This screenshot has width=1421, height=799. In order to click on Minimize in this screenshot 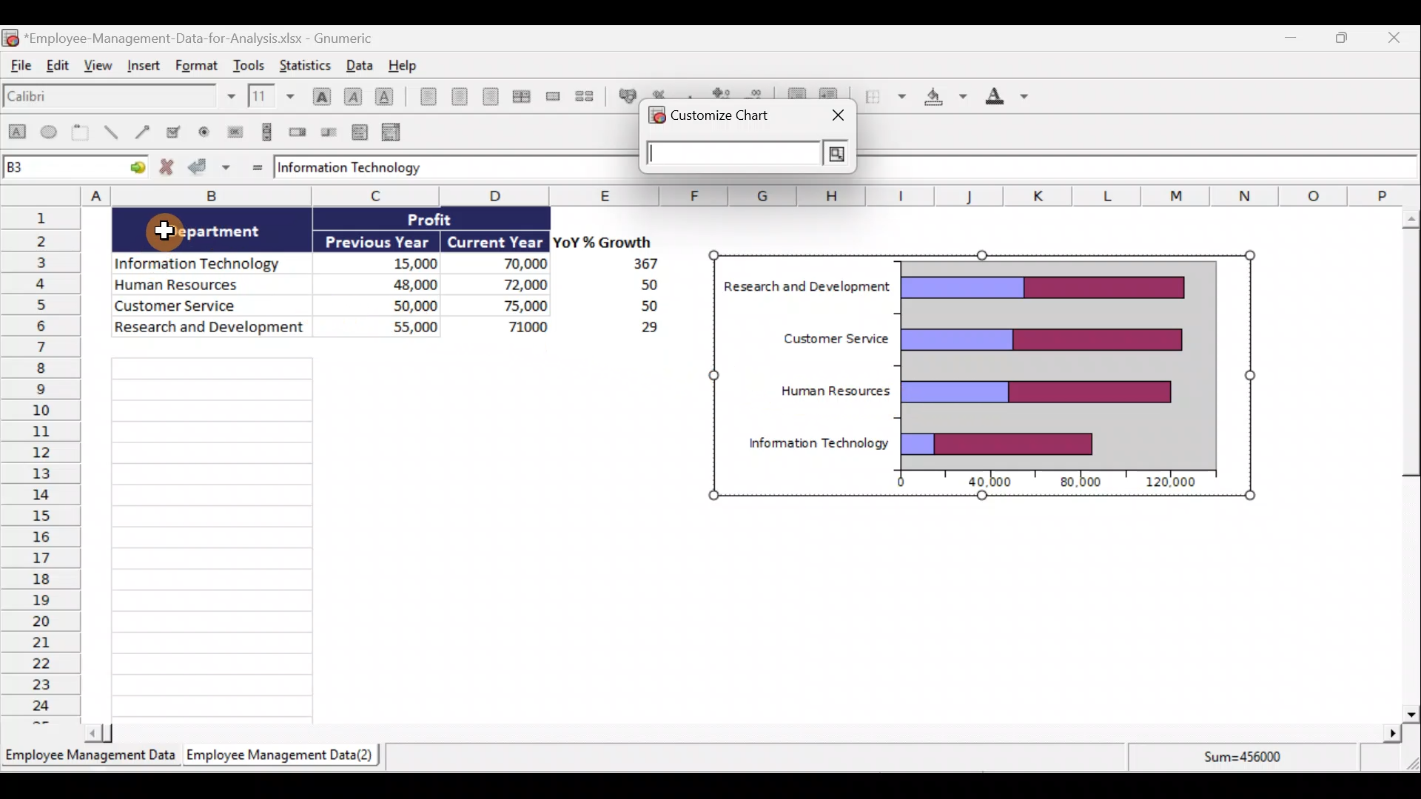, I will do `click(1290, 38)`.